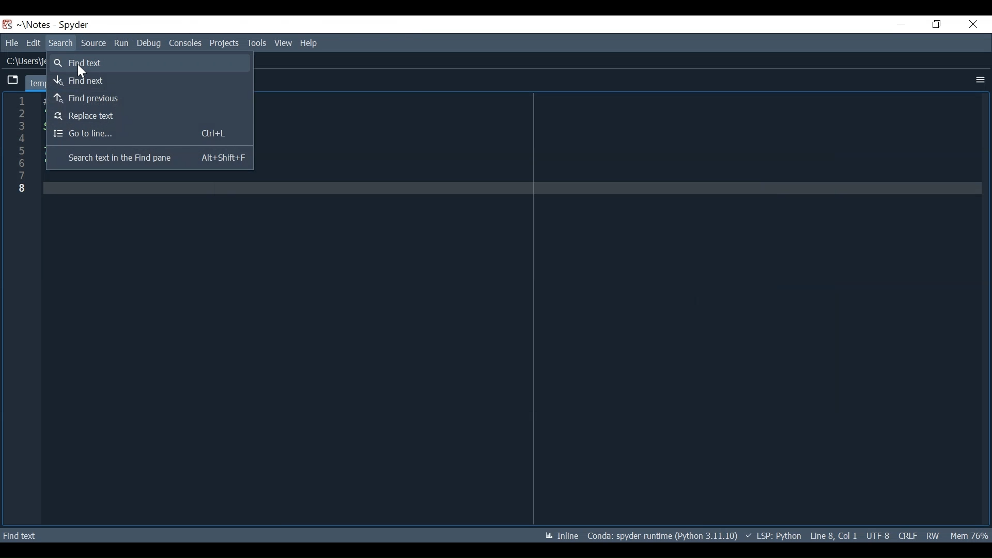  Describe the element at coordinates (151, 43) in the screenshot. I see `Debug` at that location.